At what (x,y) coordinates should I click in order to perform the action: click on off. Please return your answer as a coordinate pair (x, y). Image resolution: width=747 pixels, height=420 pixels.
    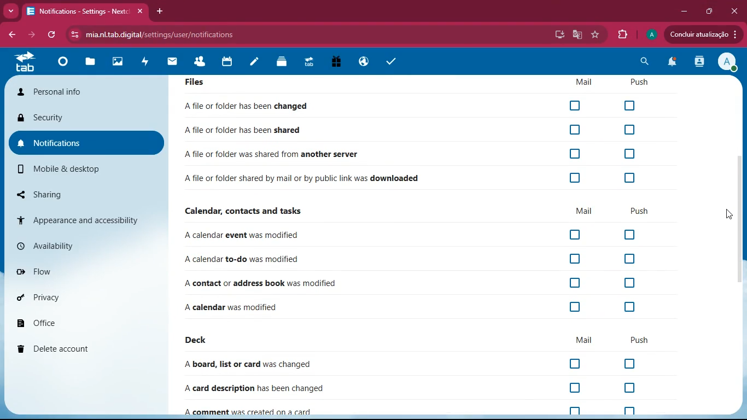
    Looking at the image, I should click on (573, 409).